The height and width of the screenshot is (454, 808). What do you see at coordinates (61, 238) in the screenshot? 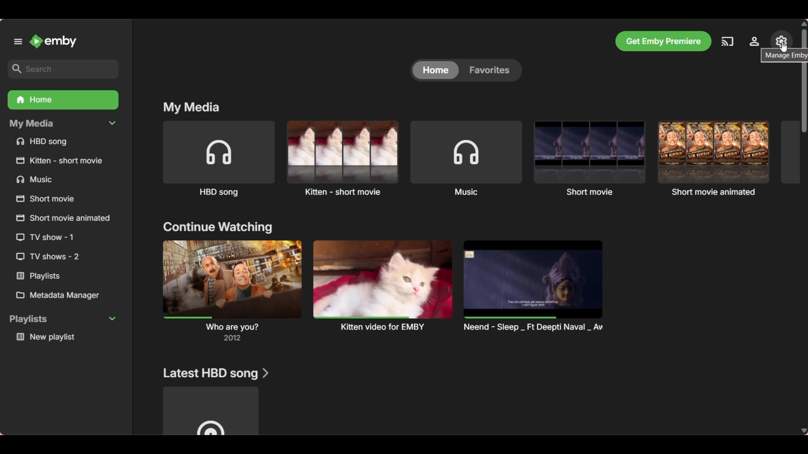
I see `TV show` at bounding box center [61, 238].